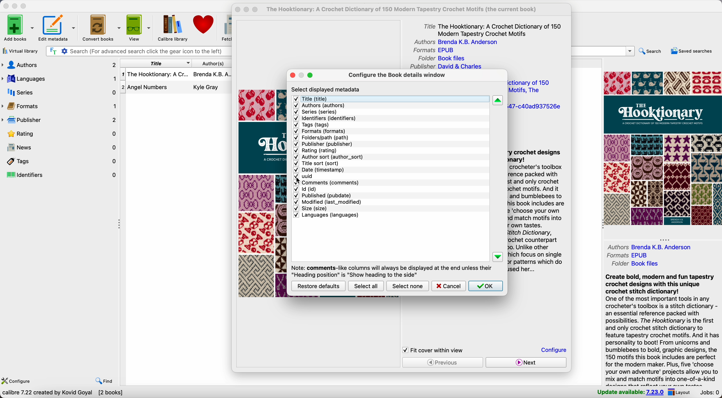  What do you see at coordinates (205, 25) in the screenshot?
I see `donate` at bounding box center [205, 25].